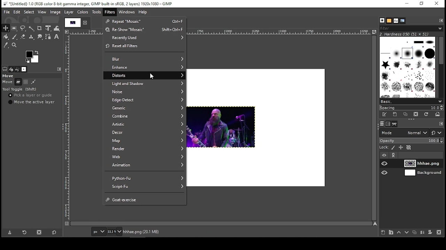  Describe the element at coordinates (383, 155) in the screenshot. I see `layer visibility` at that location.